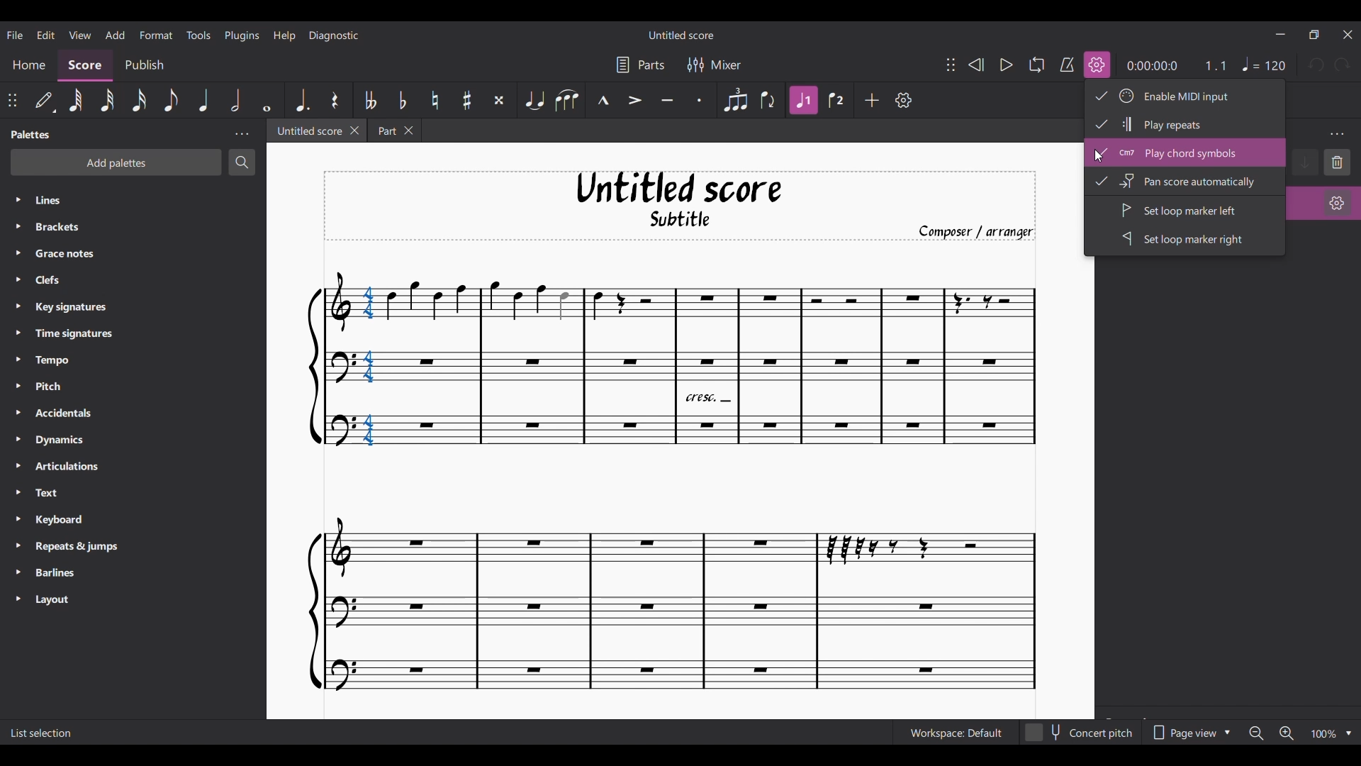 The height and width of the screenshot is (766, 1361). Describe the element at coordinates (500, 100) in the screenshot. I see `Toggle double sharp` at that location.